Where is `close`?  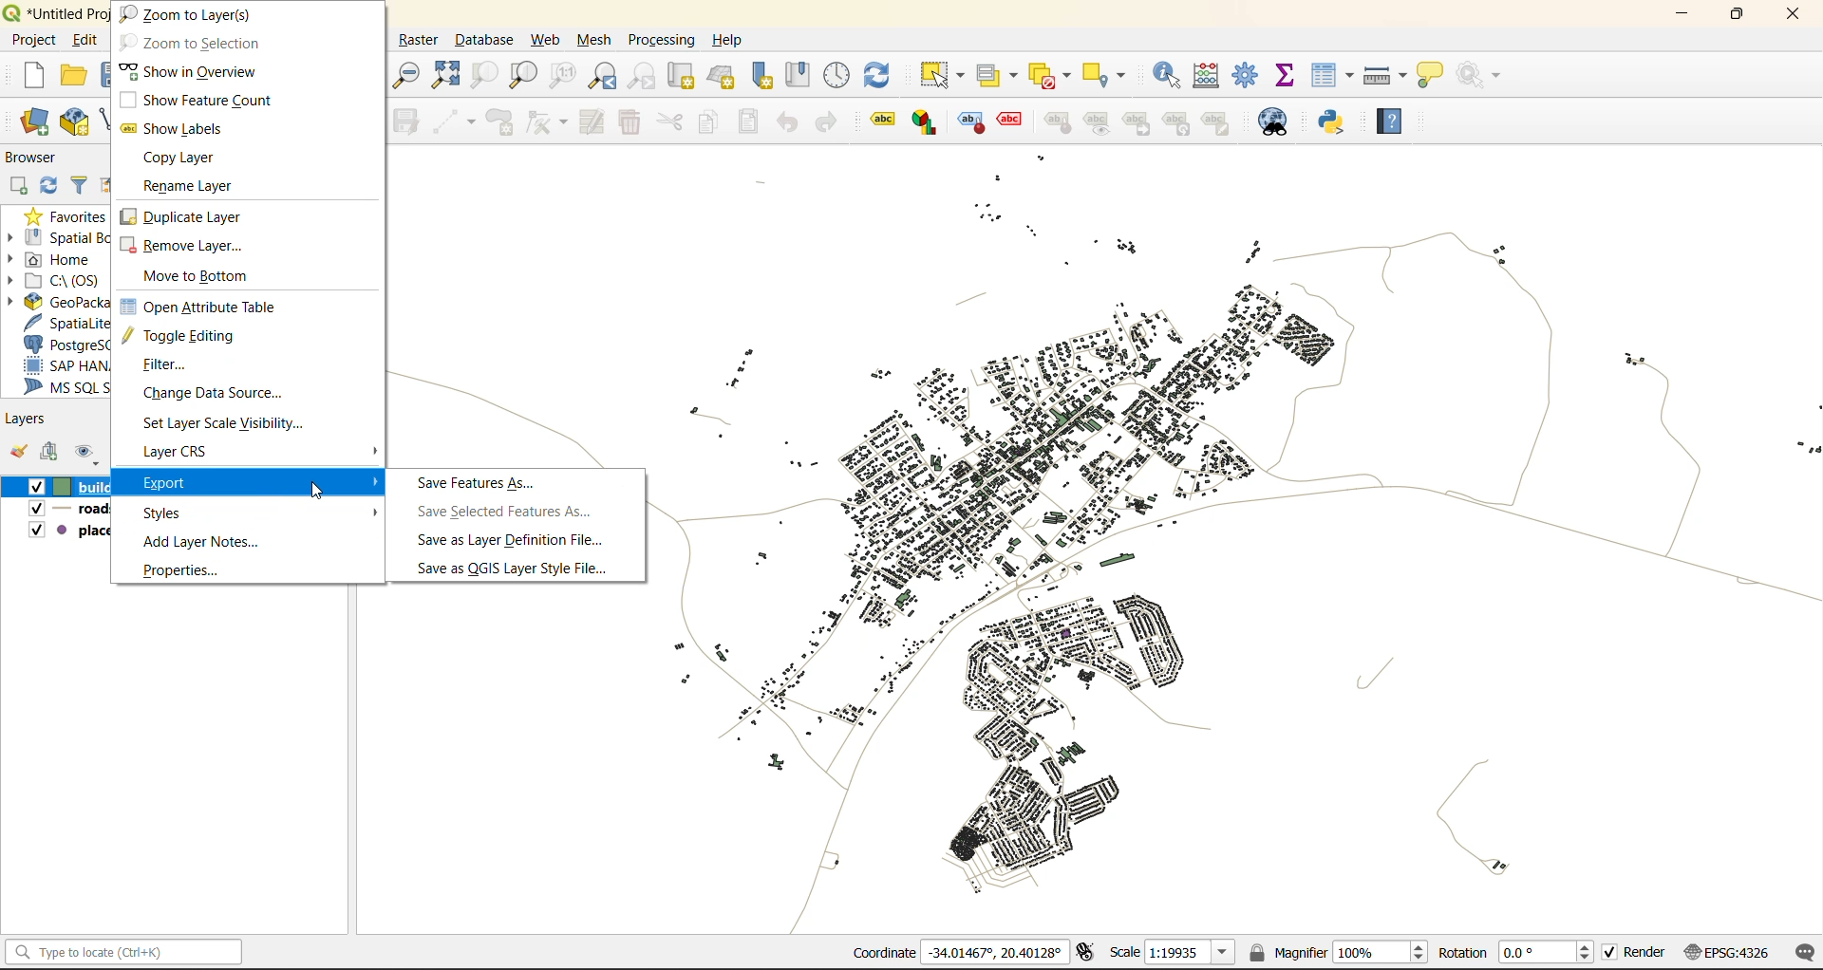 close is located at coordinates (1793, 15).